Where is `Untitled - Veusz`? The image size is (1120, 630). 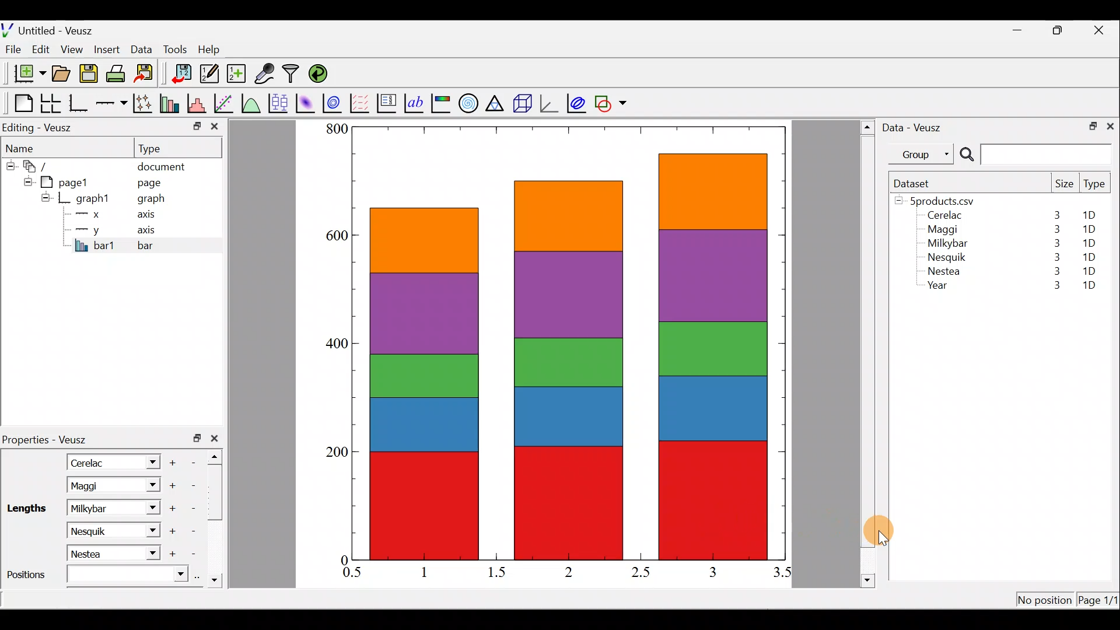
Untitled - Veusz is located at coordinates (52, 29).